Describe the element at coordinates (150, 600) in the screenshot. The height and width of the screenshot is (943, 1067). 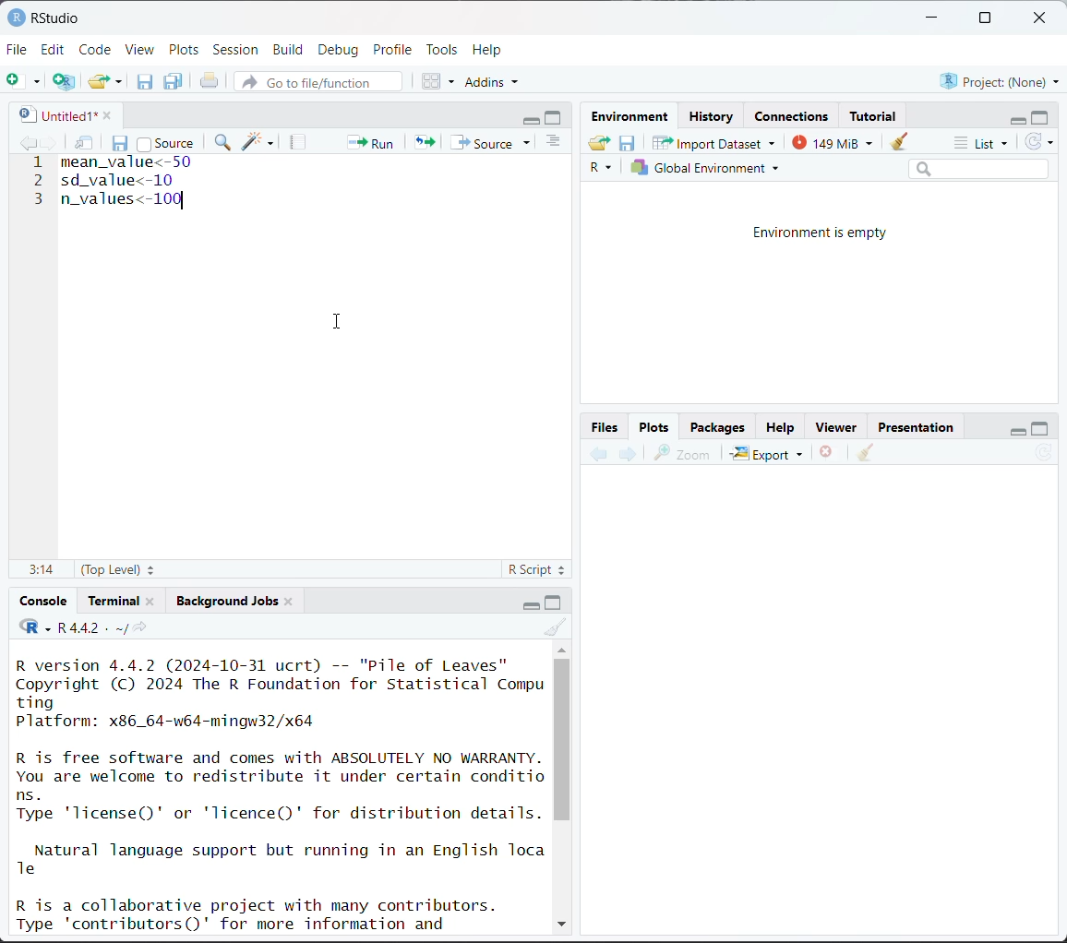
I see `close` at that location.